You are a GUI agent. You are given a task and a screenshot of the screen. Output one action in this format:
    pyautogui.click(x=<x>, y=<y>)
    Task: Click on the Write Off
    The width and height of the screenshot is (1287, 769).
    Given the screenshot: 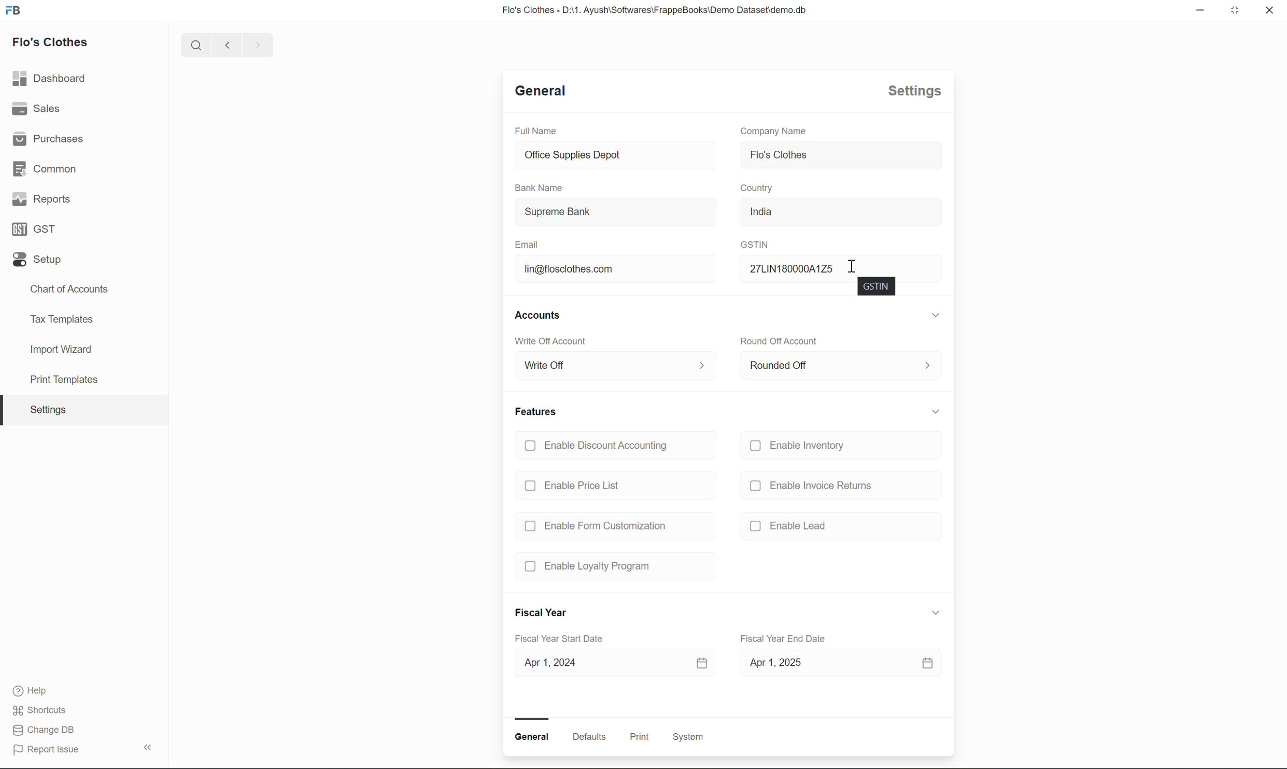 What is the action you would take?
    pyautogui.click(x=615, y=366)
    